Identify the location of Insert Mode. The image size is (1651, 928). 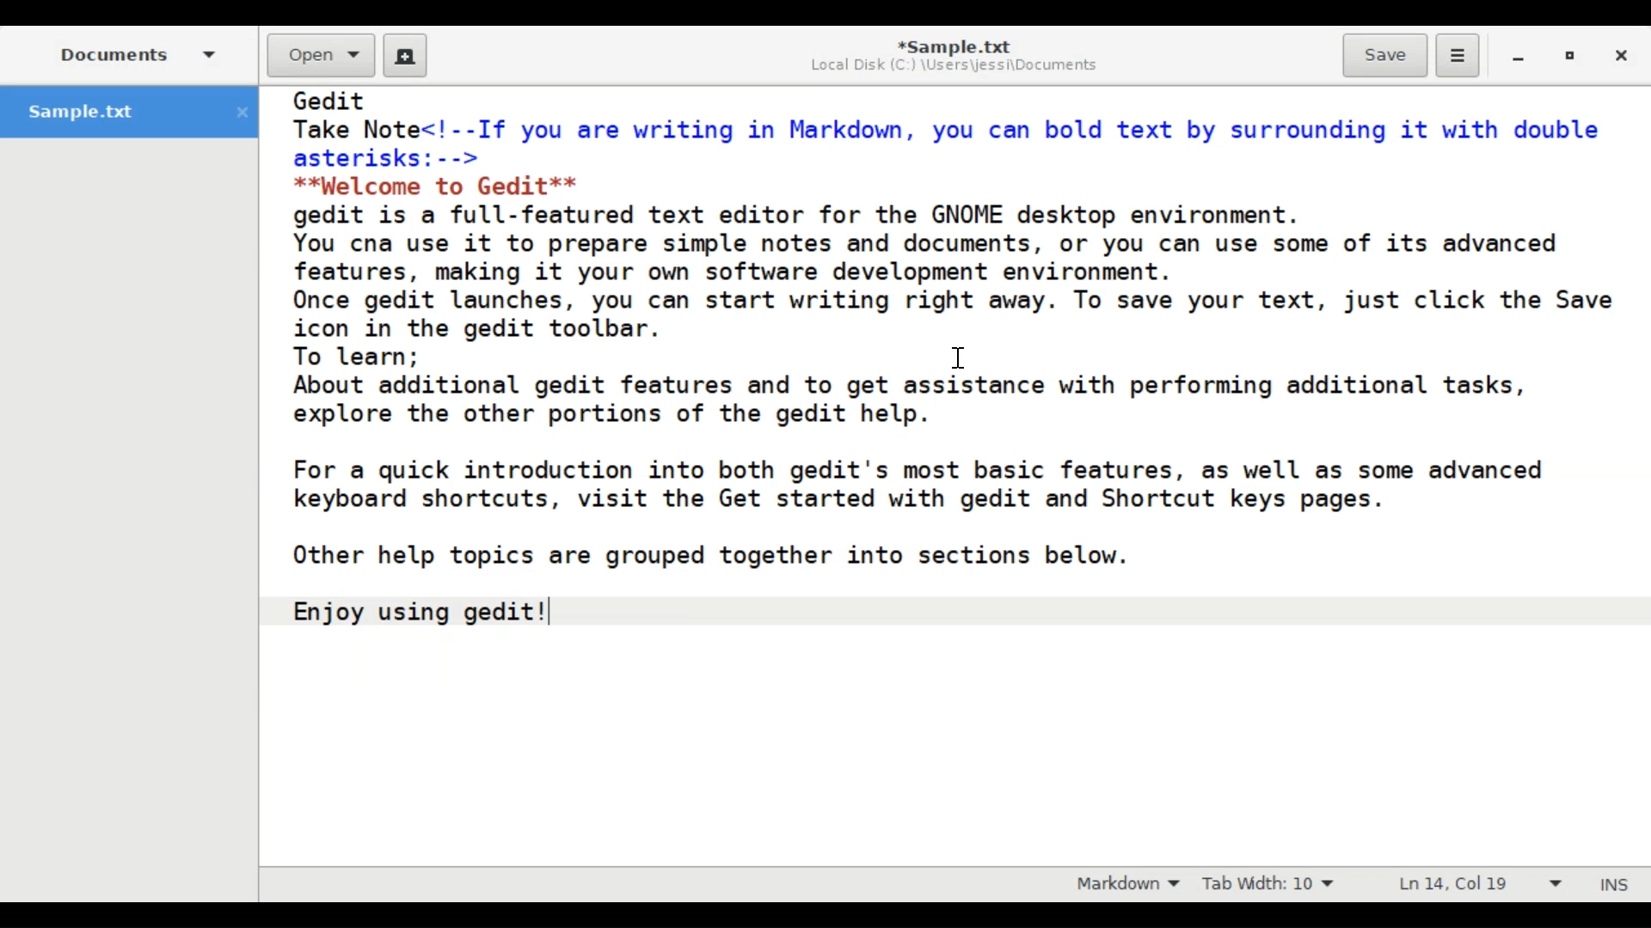
(1611, 884).